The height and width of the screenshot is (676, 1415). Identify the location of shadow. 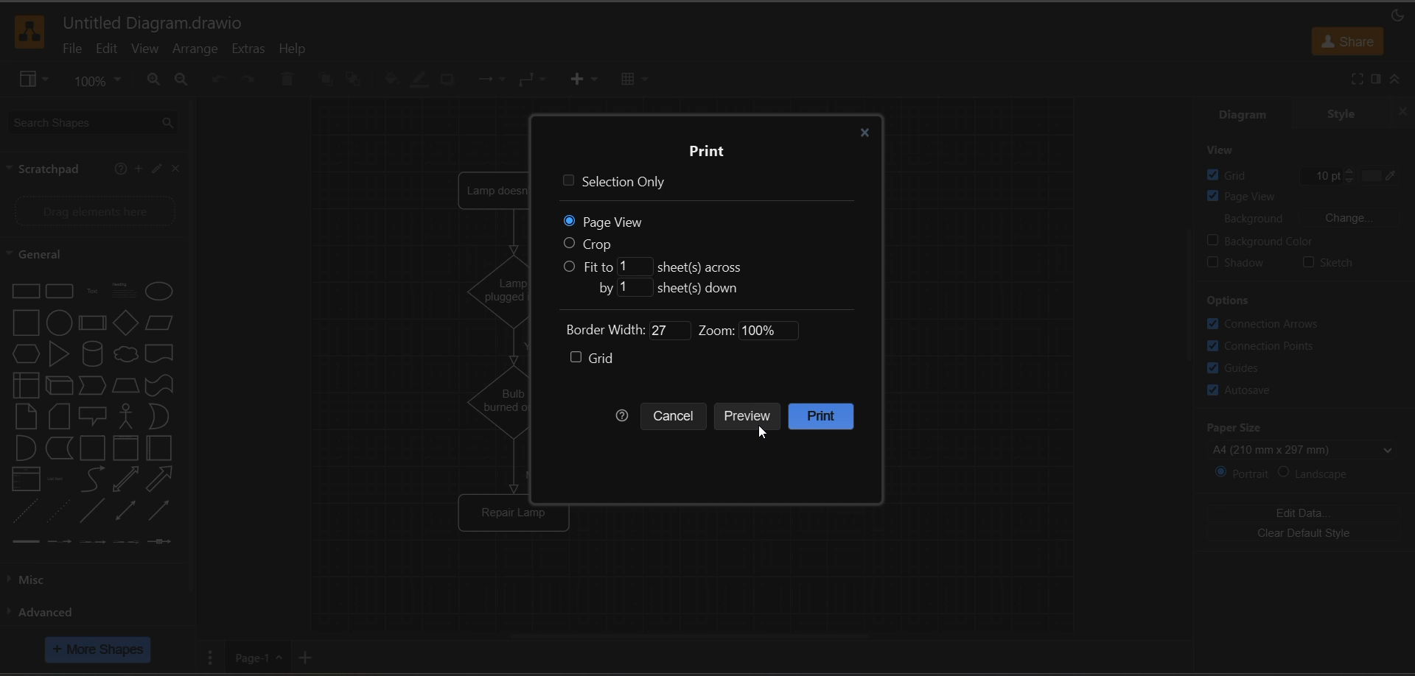
(1241, 265).